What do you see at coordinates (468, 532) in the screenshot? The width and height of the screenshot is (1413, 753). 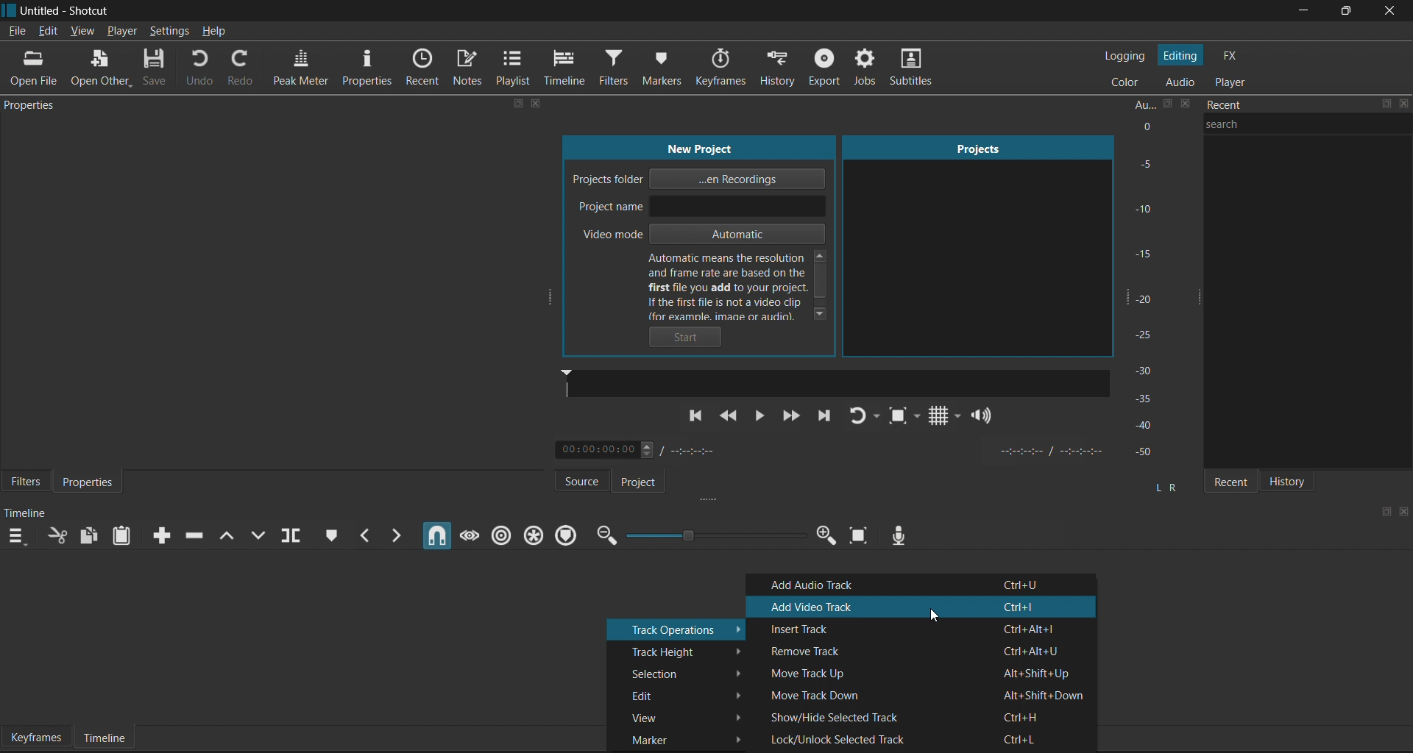 I see `Scrub while dragging` at bounding box center [468, 532].